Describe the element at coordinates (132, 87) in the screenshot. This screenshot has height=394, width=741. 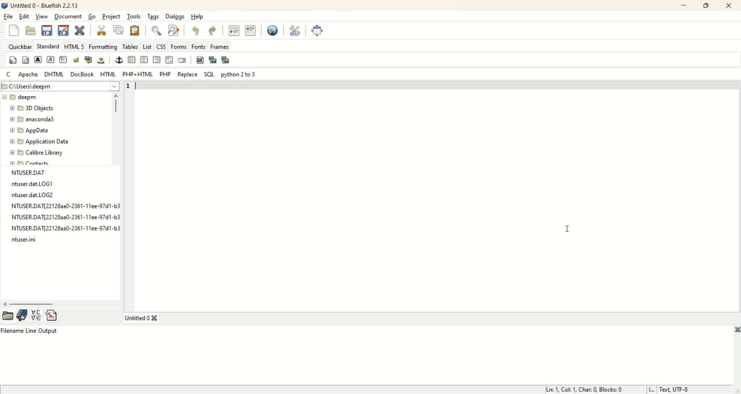
I see `line number` at that location.